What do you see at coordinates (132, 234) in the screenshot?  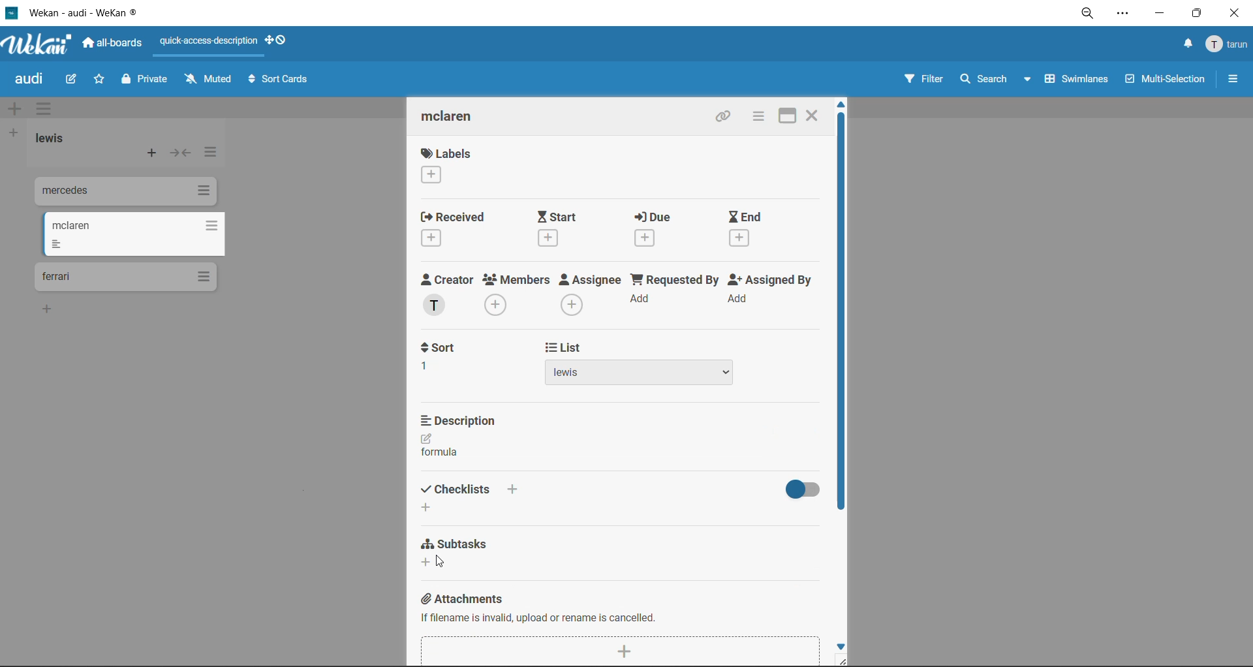 I see `cards` at bounding box center [132, 234].